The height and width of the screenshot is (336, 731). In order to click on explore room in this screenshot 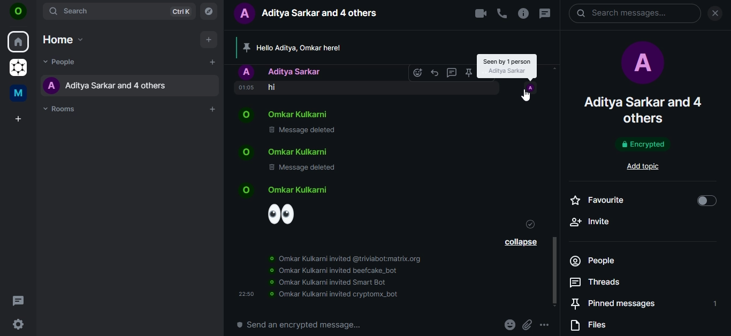, I will do `click(210, 11)`.